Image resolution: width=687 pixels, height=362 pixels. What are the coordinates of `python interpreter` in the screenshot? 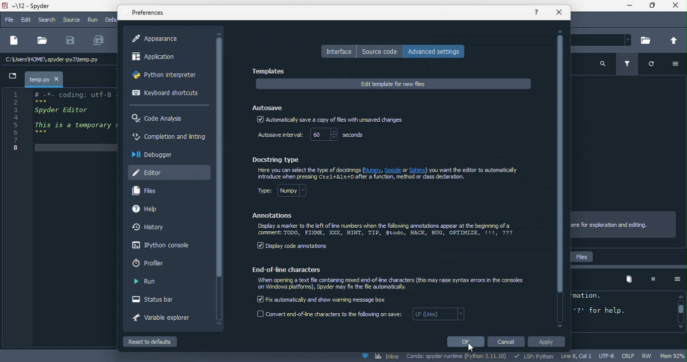 It's located at (167, 77).